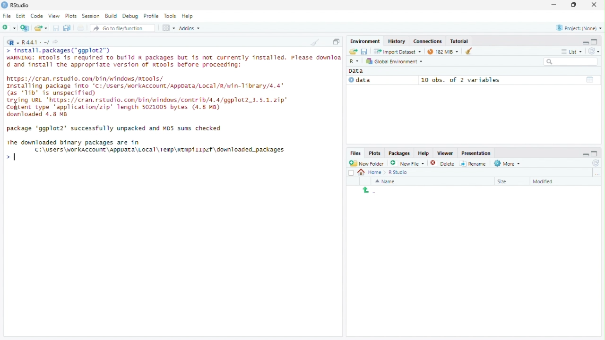  I want to click on 10 obs, of 2 variables, so click(509, 80).